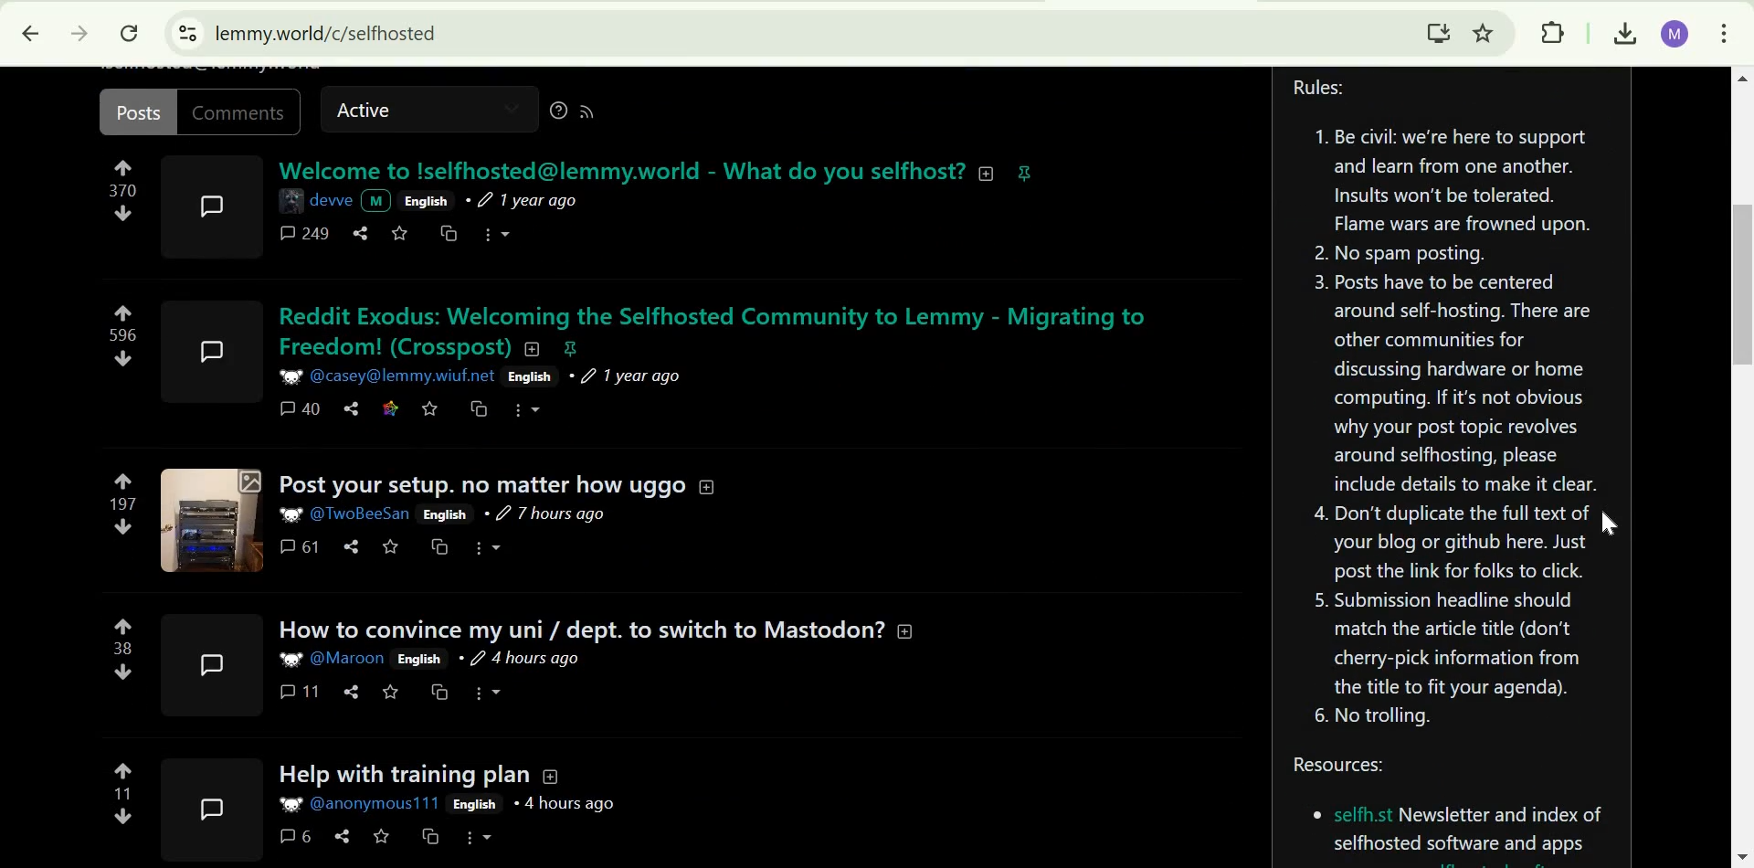 The width and height of the screenshot is (1754, 868). I want to click on upvote, so click(124, 770).